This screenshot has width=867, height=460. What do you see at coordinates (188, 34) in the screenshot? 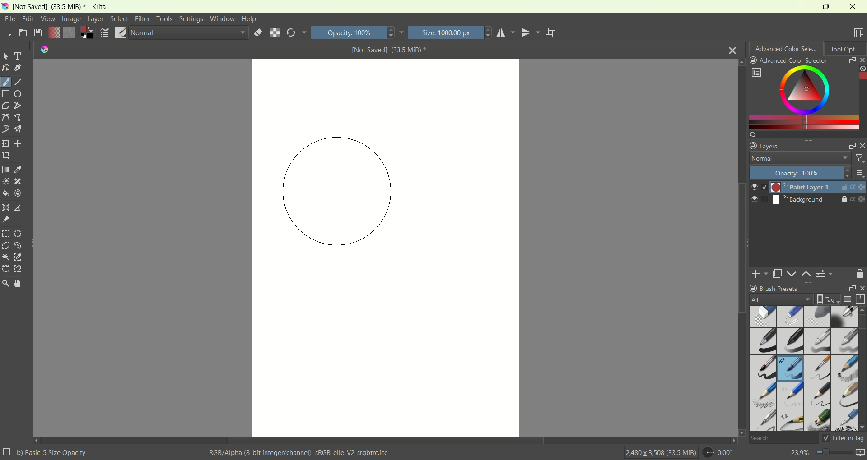
I see `normal` at bounding box center [188, 34].